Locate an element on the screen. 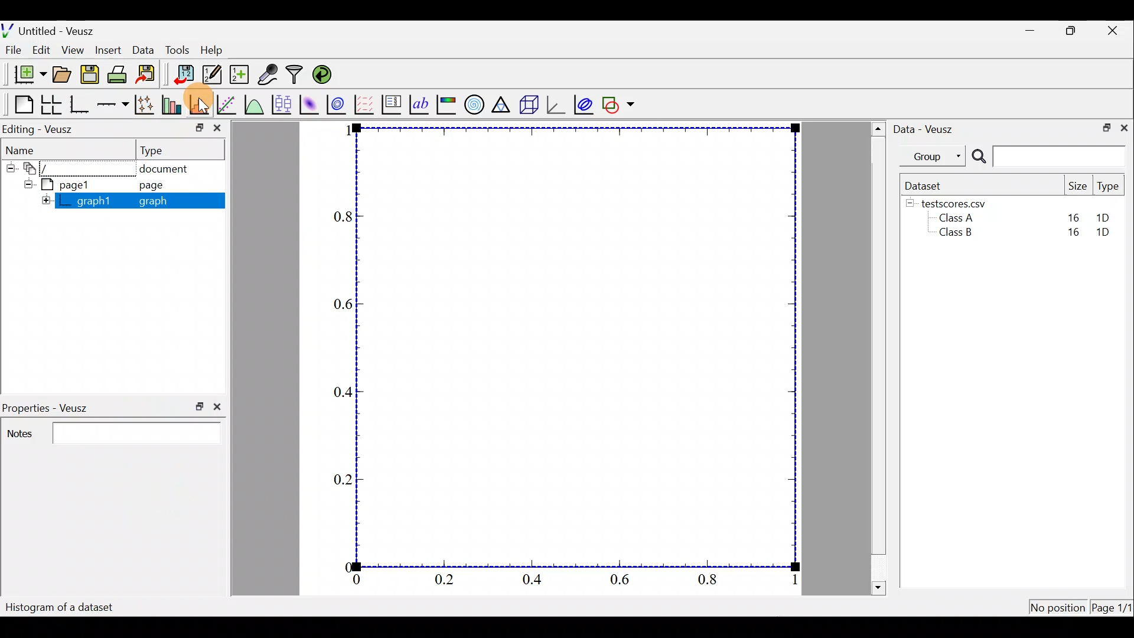 The height and width of the screenshot is (638, 1134). Close is located at coordinates (1116, 30).